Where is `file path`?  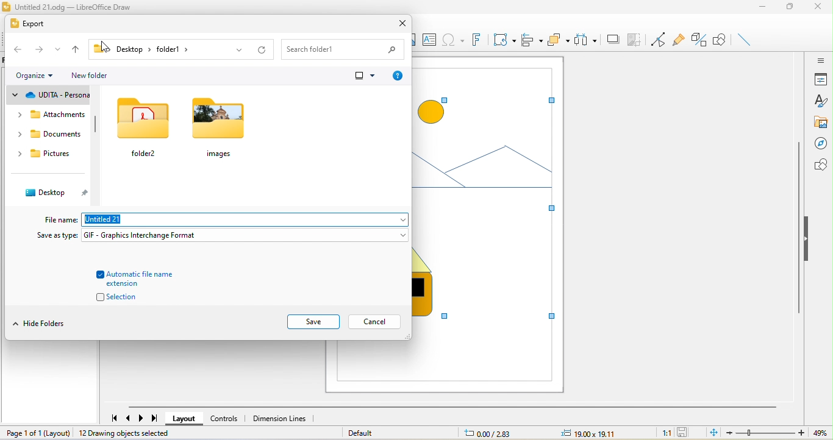 file path is located at coordinates (159, 49).